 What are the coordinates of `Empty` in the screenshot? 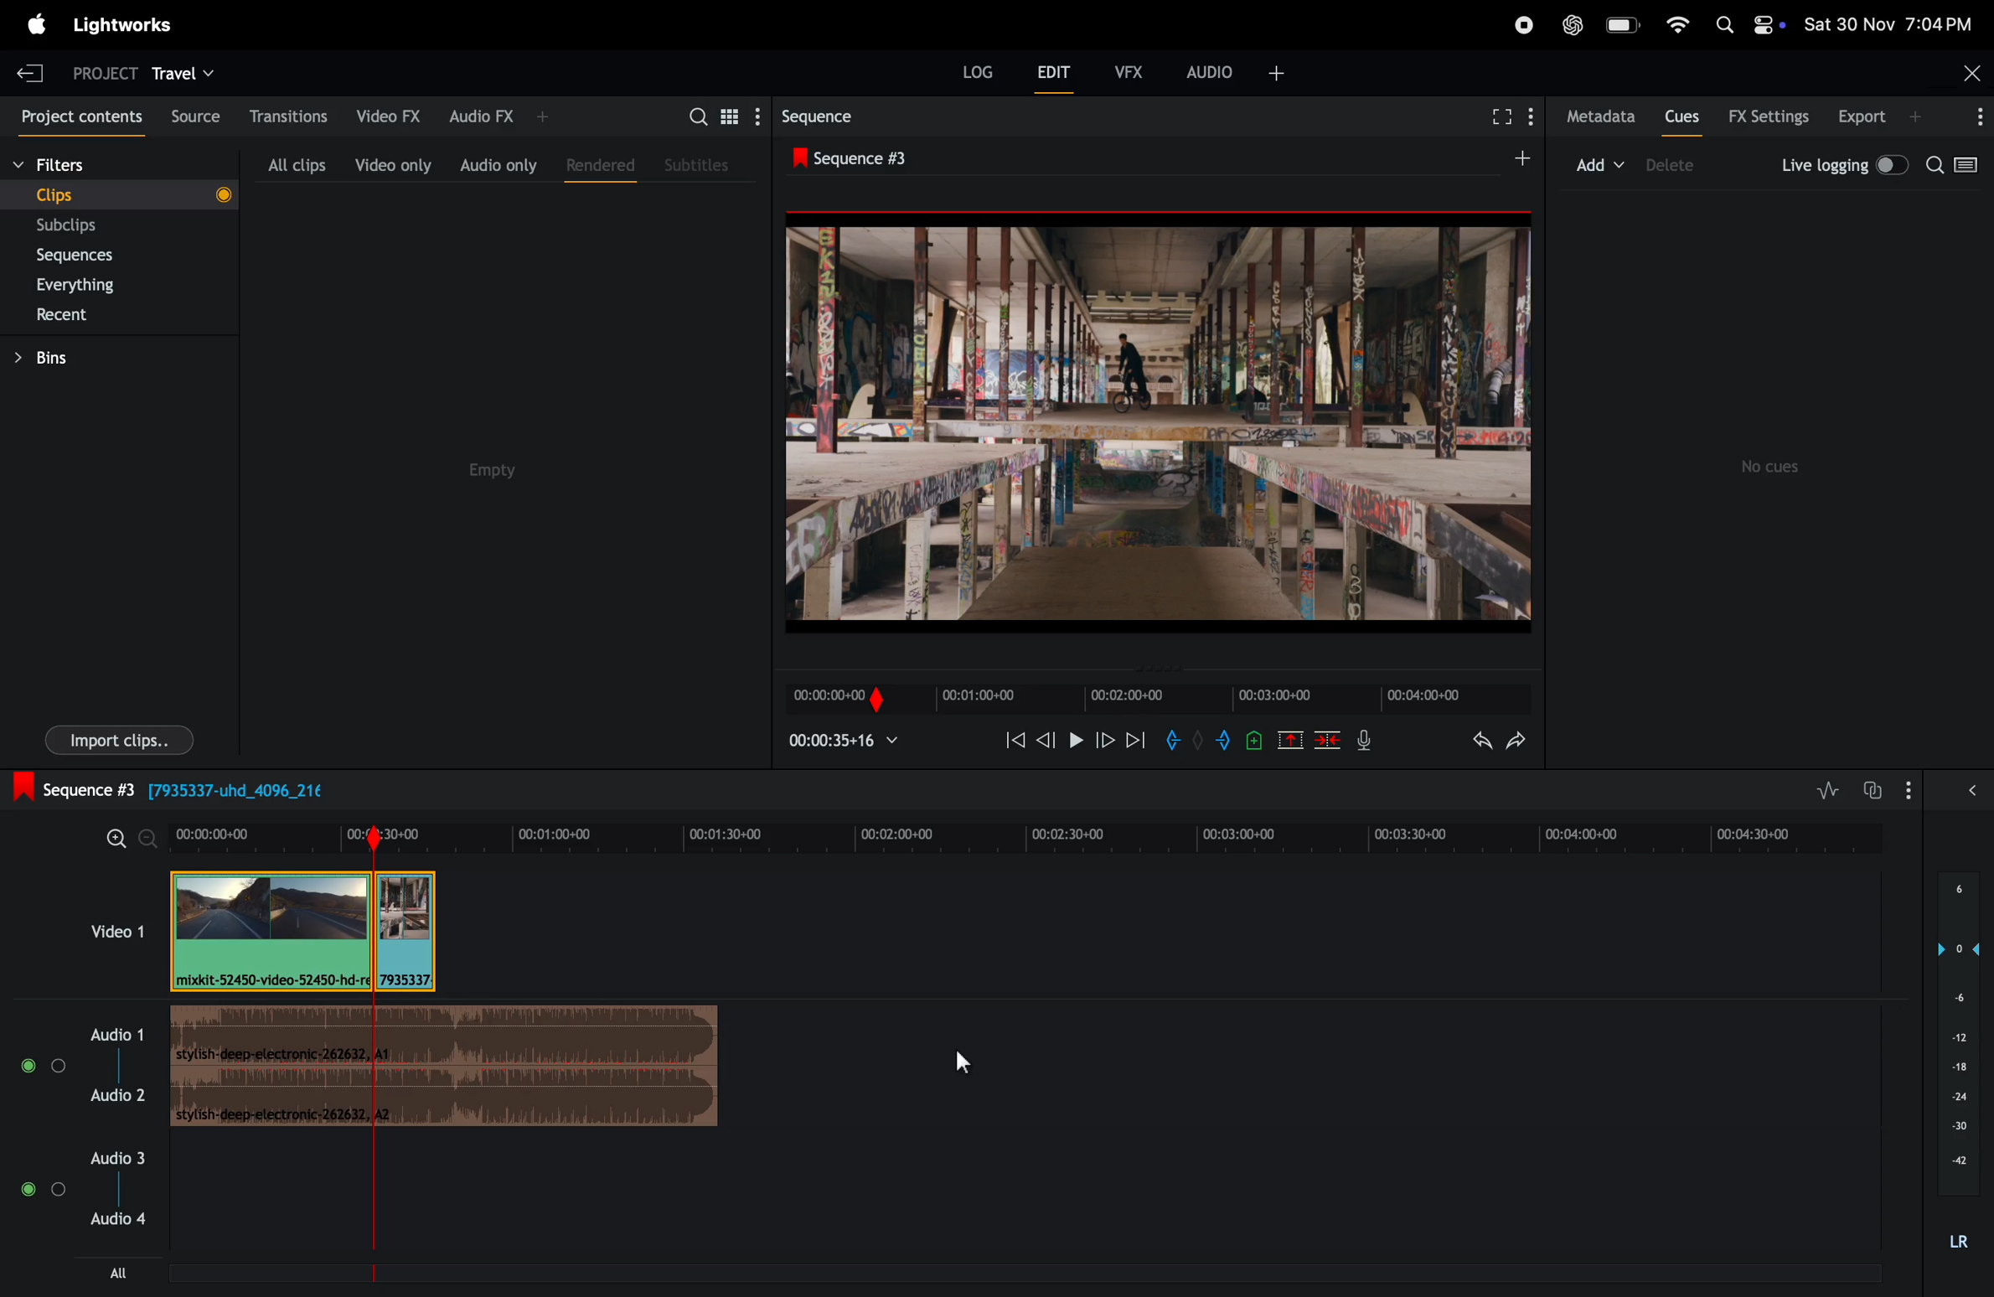 It's located at (516, 479).